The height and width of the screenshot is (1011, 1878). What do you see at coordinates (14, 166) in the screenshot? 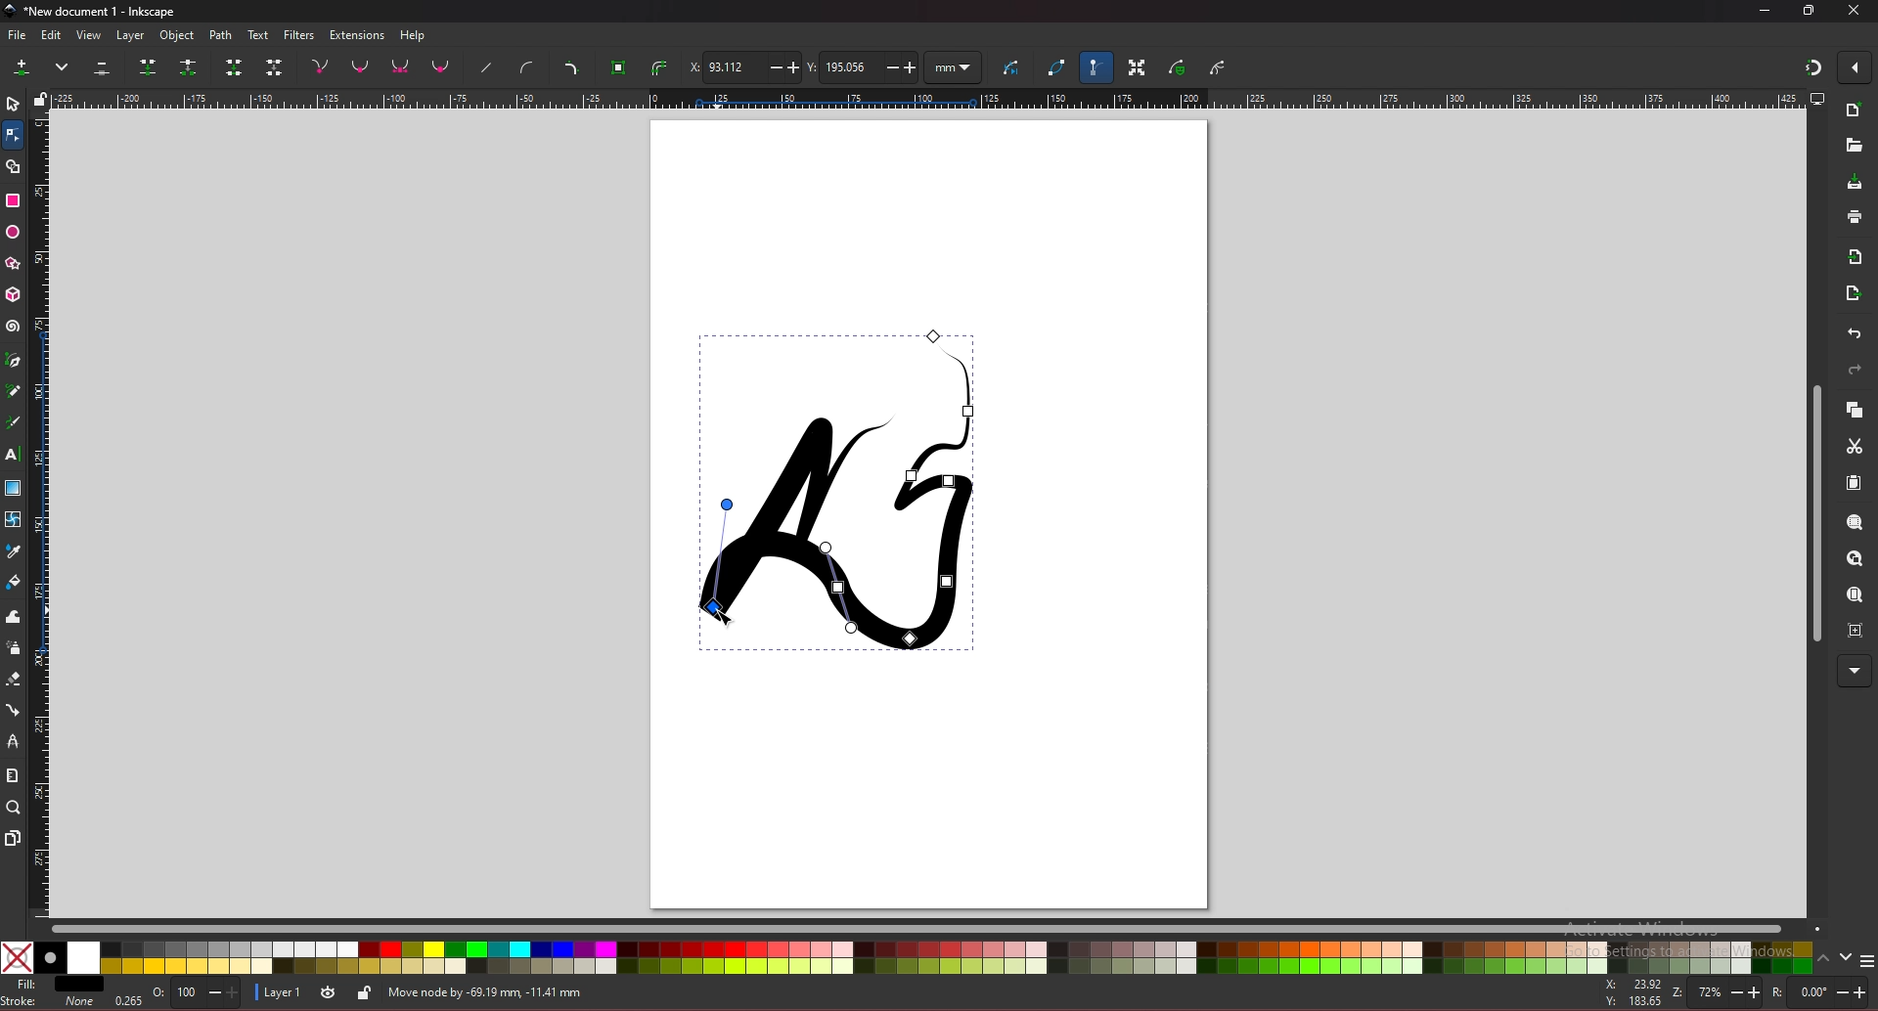
I see `shape builder` at bounding box center [14, 166].